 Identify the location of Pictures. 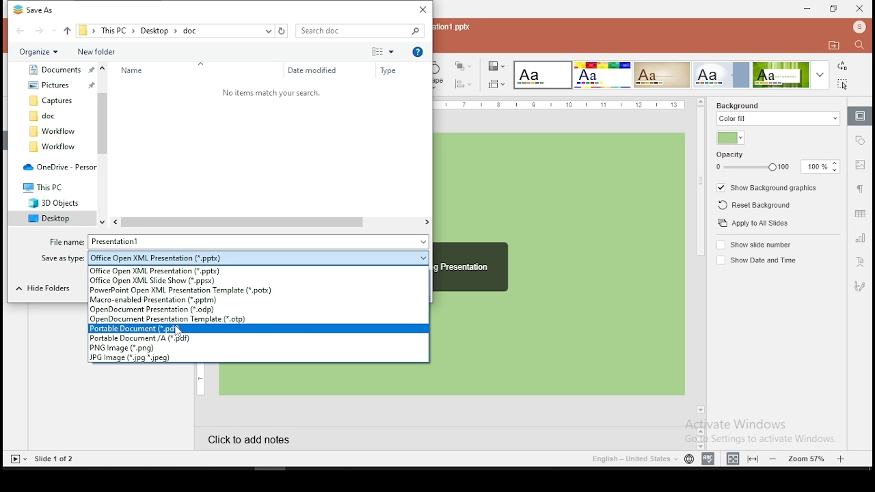
(59, 83).